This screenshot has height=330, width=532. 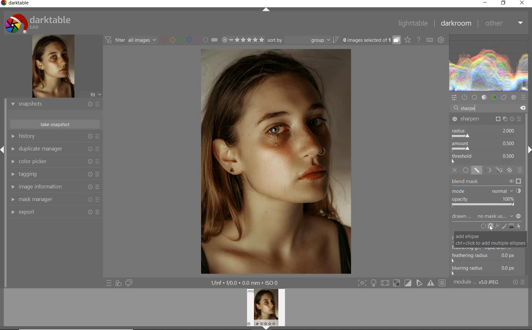 I want to click on waveform, so click(x=489, y=63).